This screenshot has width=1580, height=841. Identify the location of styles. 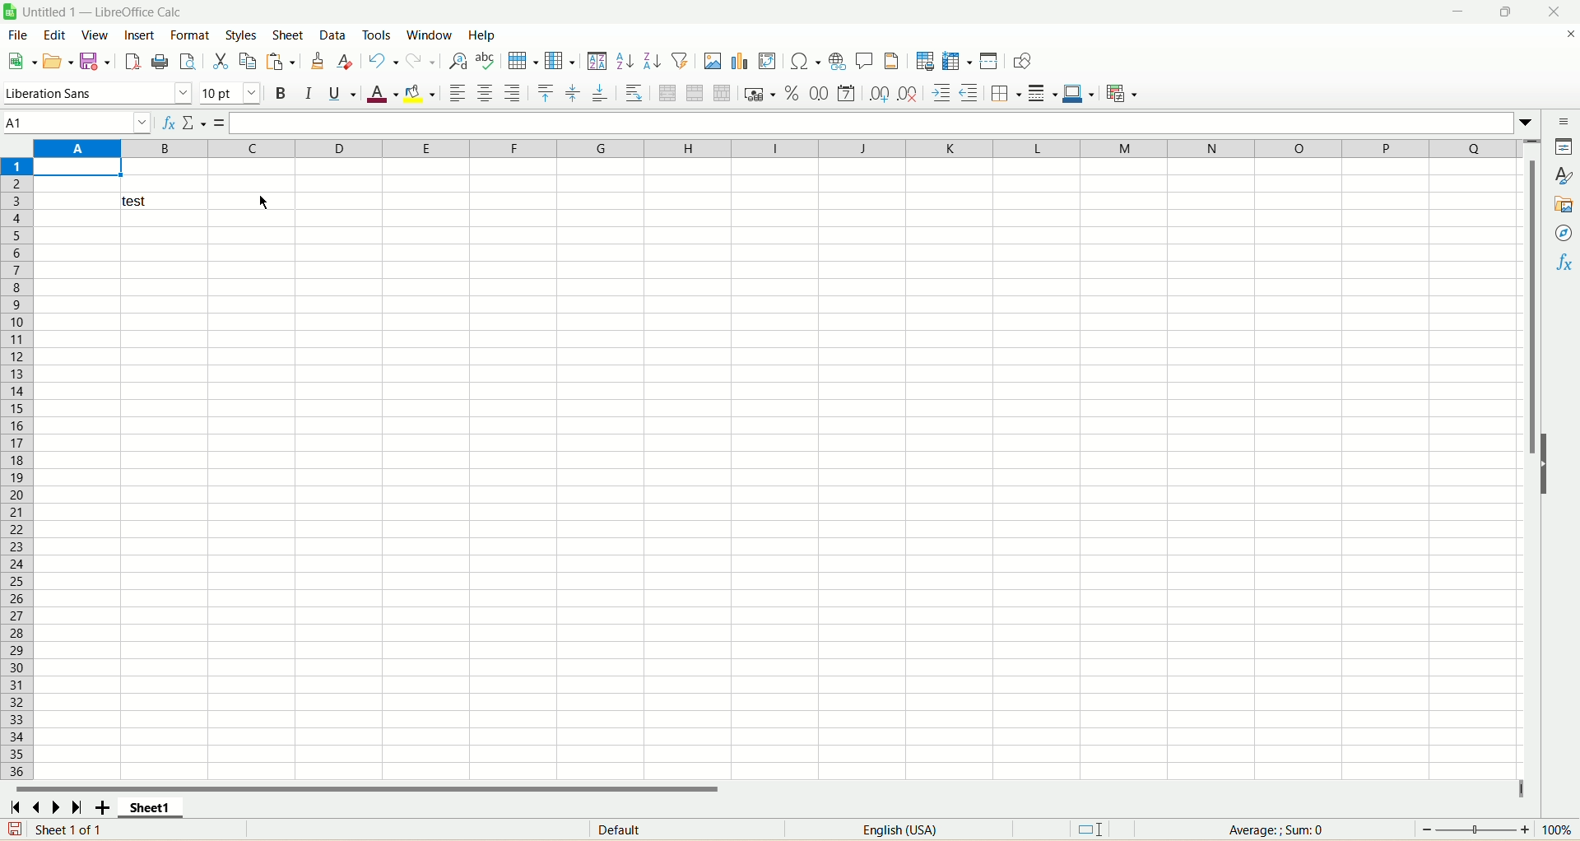
(1562, 176).